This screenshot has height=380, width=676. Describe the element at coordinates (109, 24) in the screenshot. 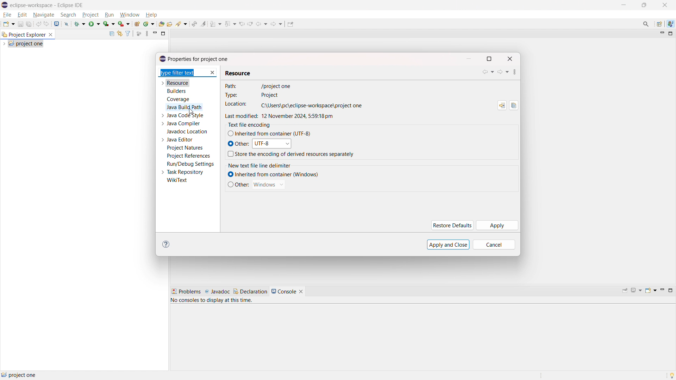

I see `coverage` at that location.